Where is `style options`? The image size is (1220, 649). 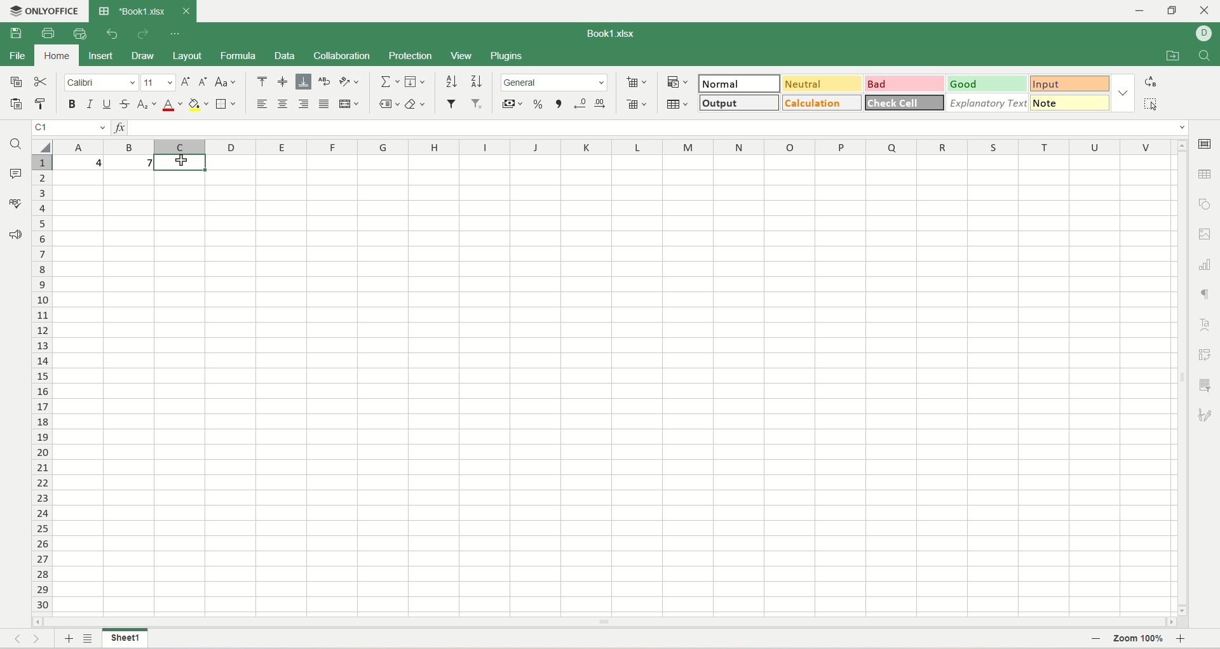
style options is located at coordinates (1123, 92).